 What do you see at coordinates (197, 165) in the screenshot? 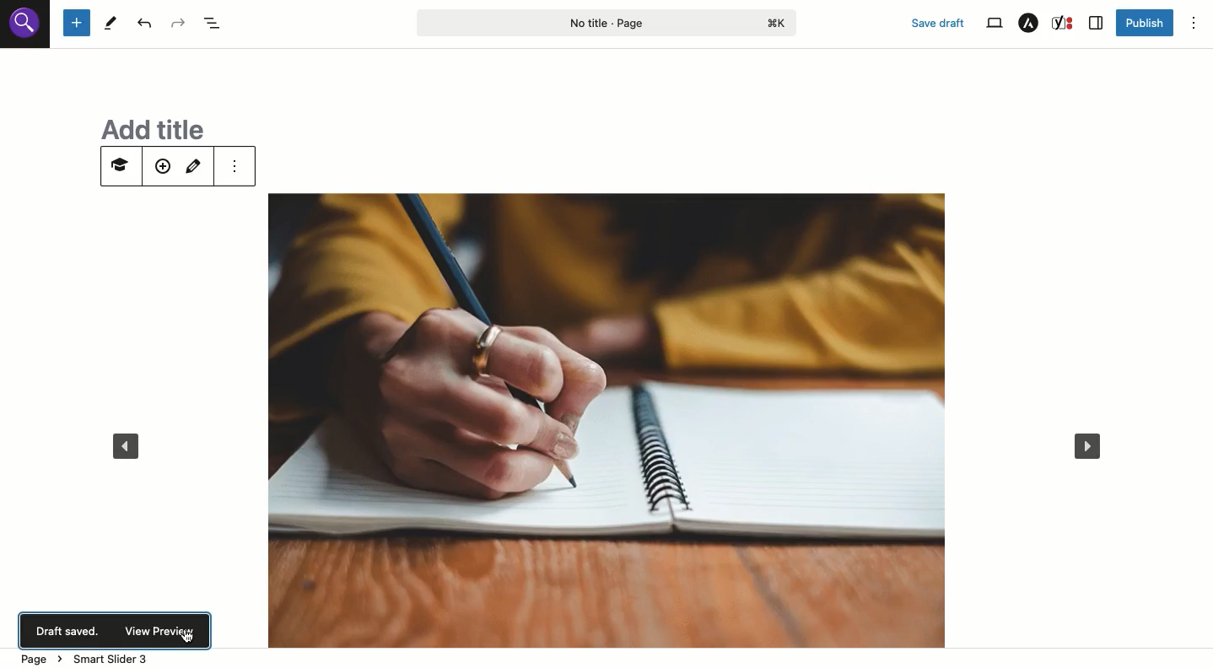
I see `edit` at bounding box center [197, 165].